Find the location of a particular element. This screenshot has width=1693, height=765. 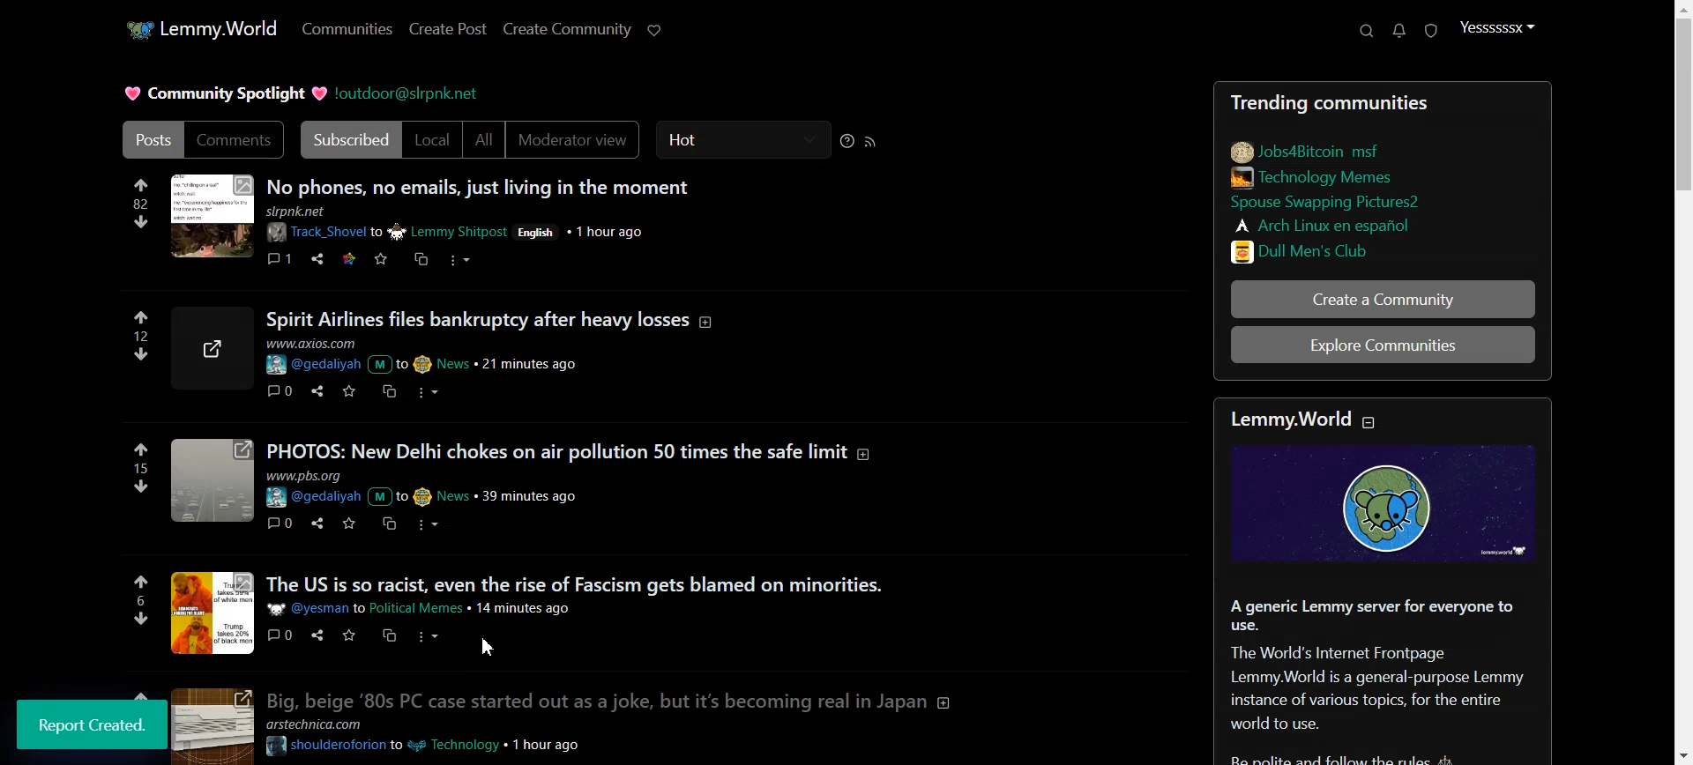

Posts is located at coordinates (1326, 99).